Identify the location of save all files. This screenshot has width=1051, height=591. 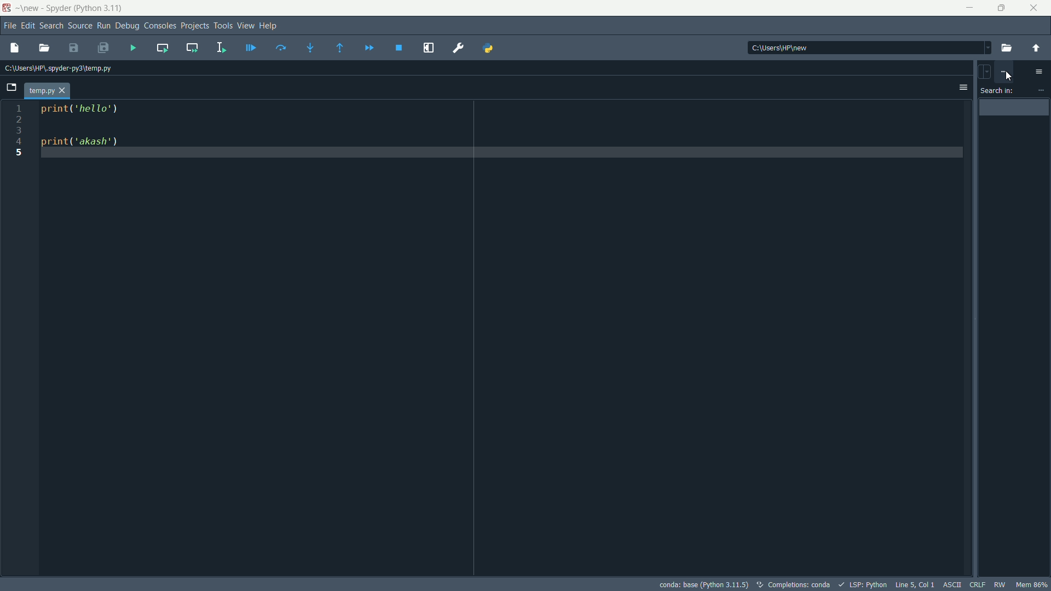
(105, 47).